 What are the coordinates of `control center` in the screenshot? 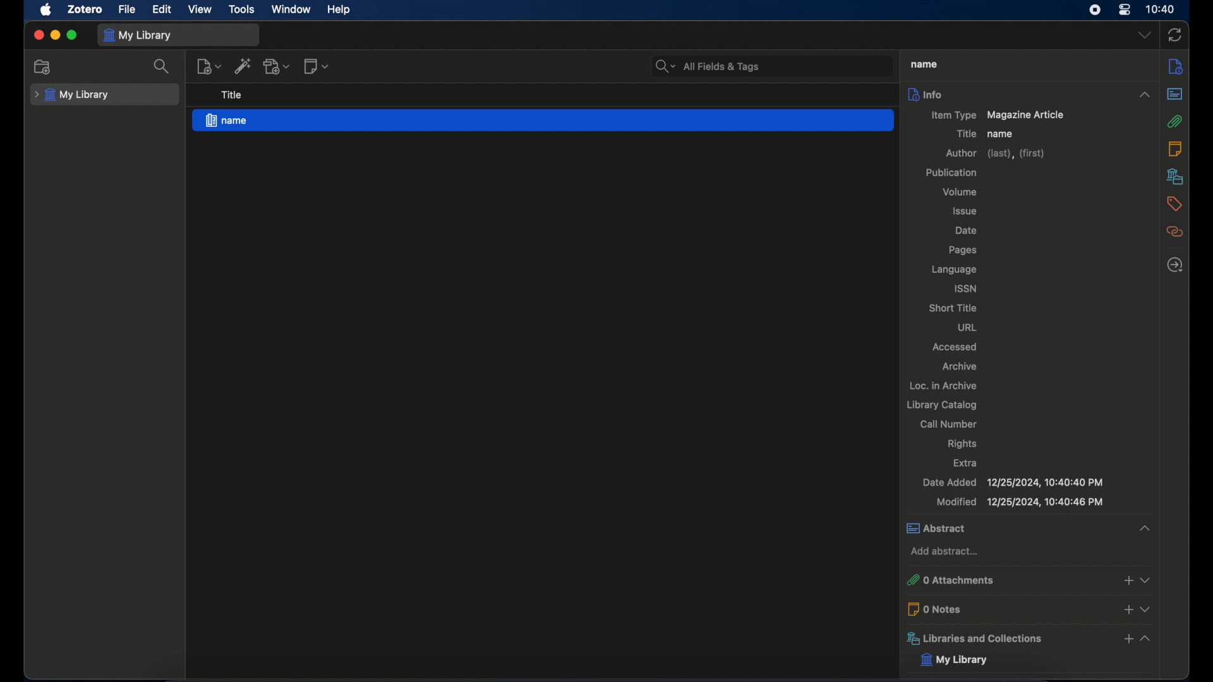 It's located at (1125, 10).